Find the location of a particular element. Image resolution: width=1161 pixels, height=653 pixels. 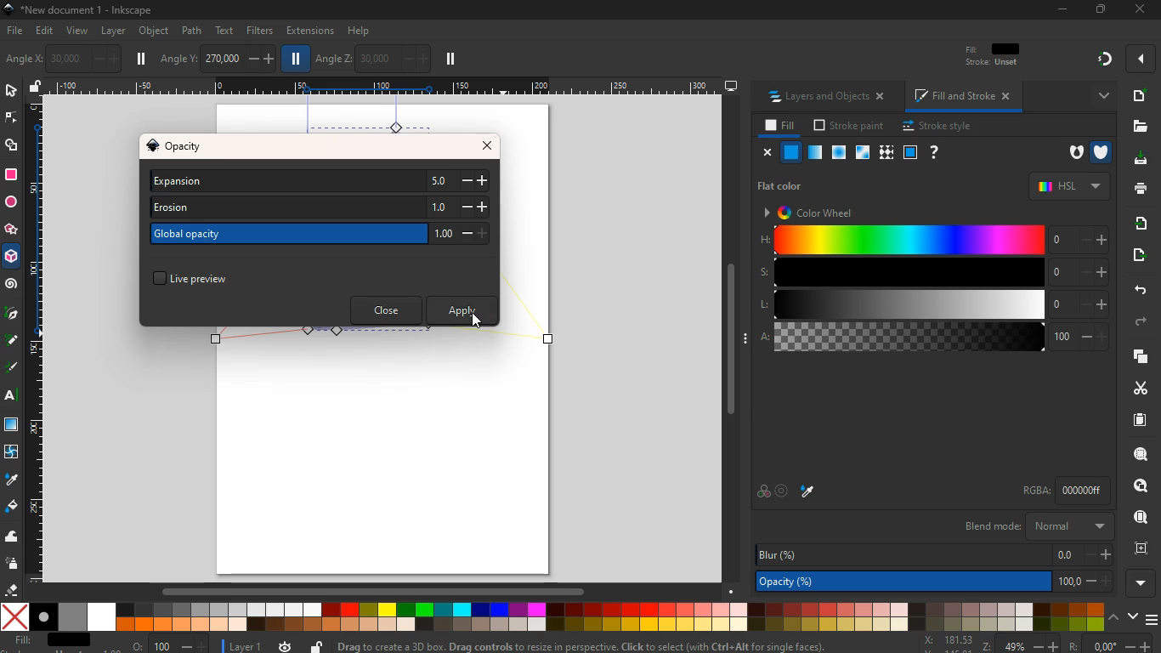

edit is located at coordinates (48, 32).